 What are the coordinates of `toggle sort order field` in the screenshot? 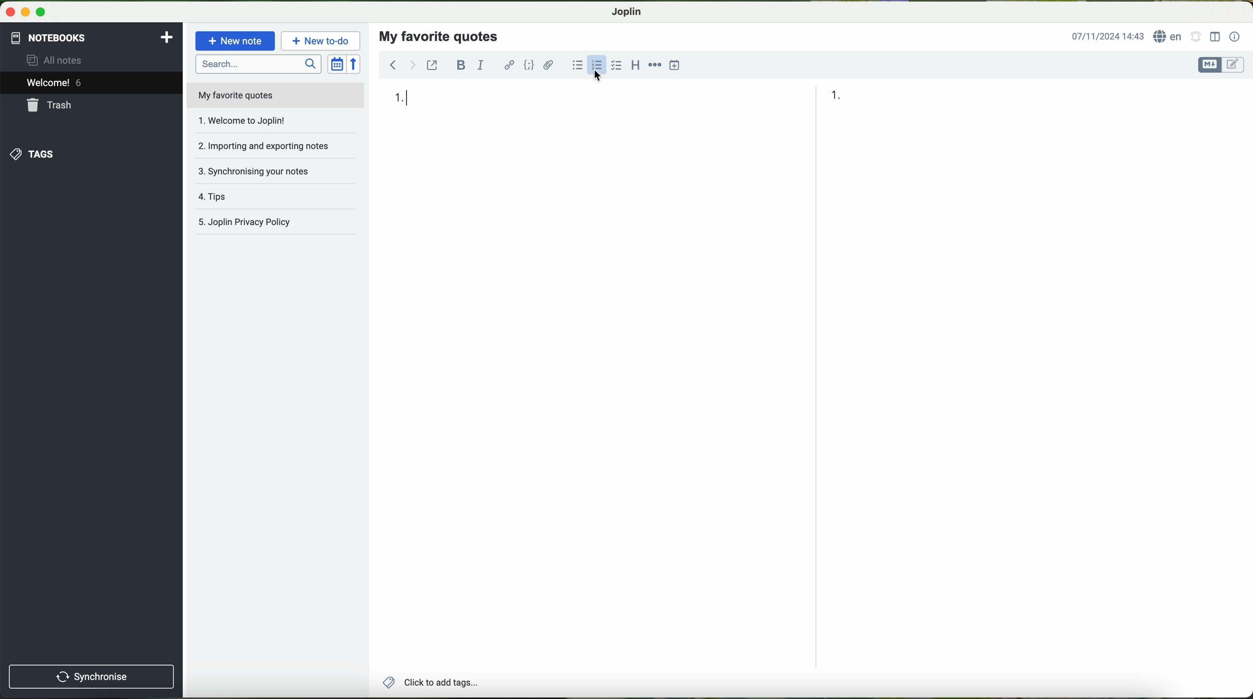 It's located at (335, 65).